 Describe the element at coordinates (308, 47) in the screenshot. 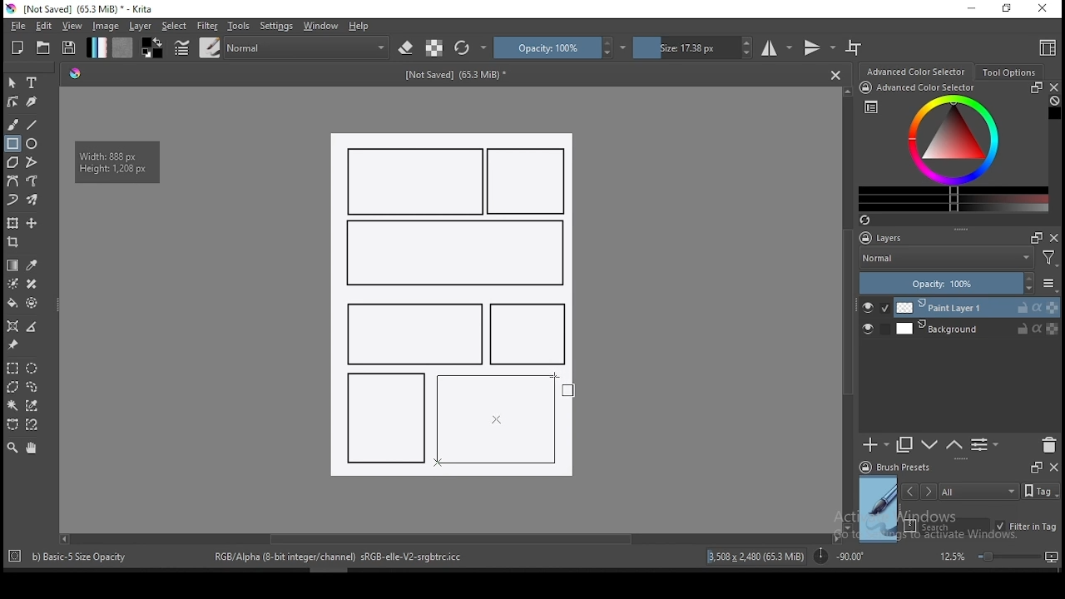

I see `blending mode` at that location.